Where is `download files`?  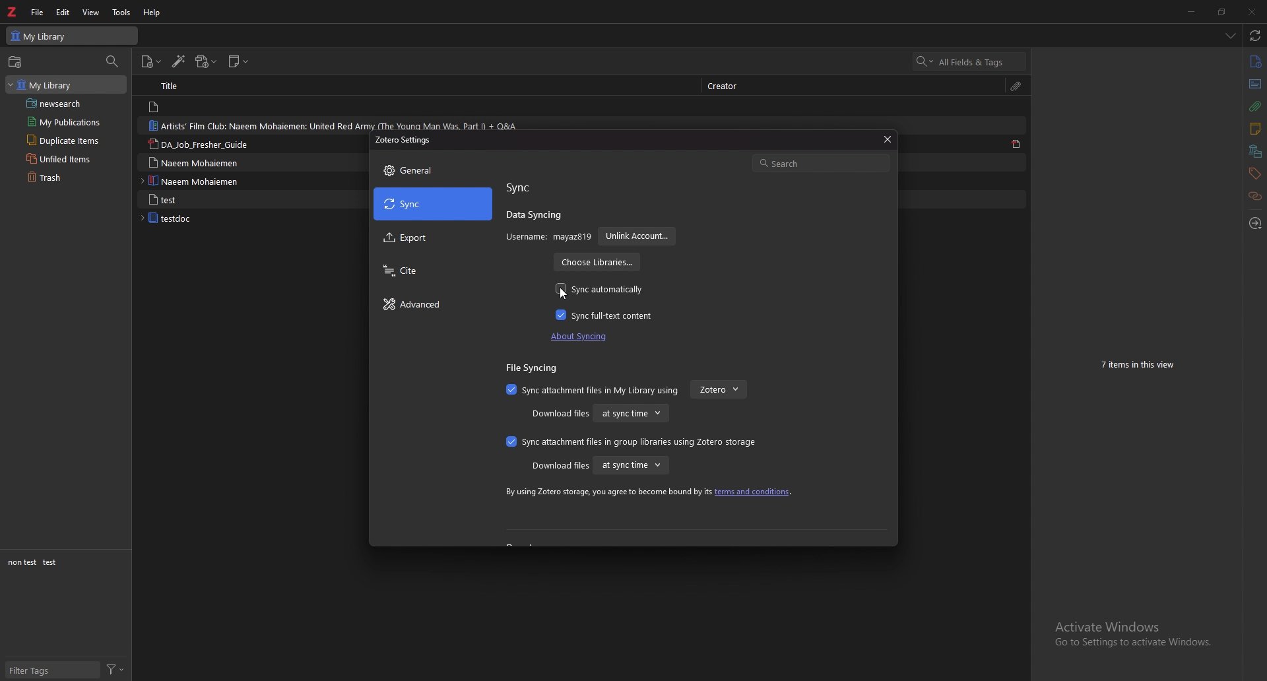
download files is located at coordinates (560, 466).